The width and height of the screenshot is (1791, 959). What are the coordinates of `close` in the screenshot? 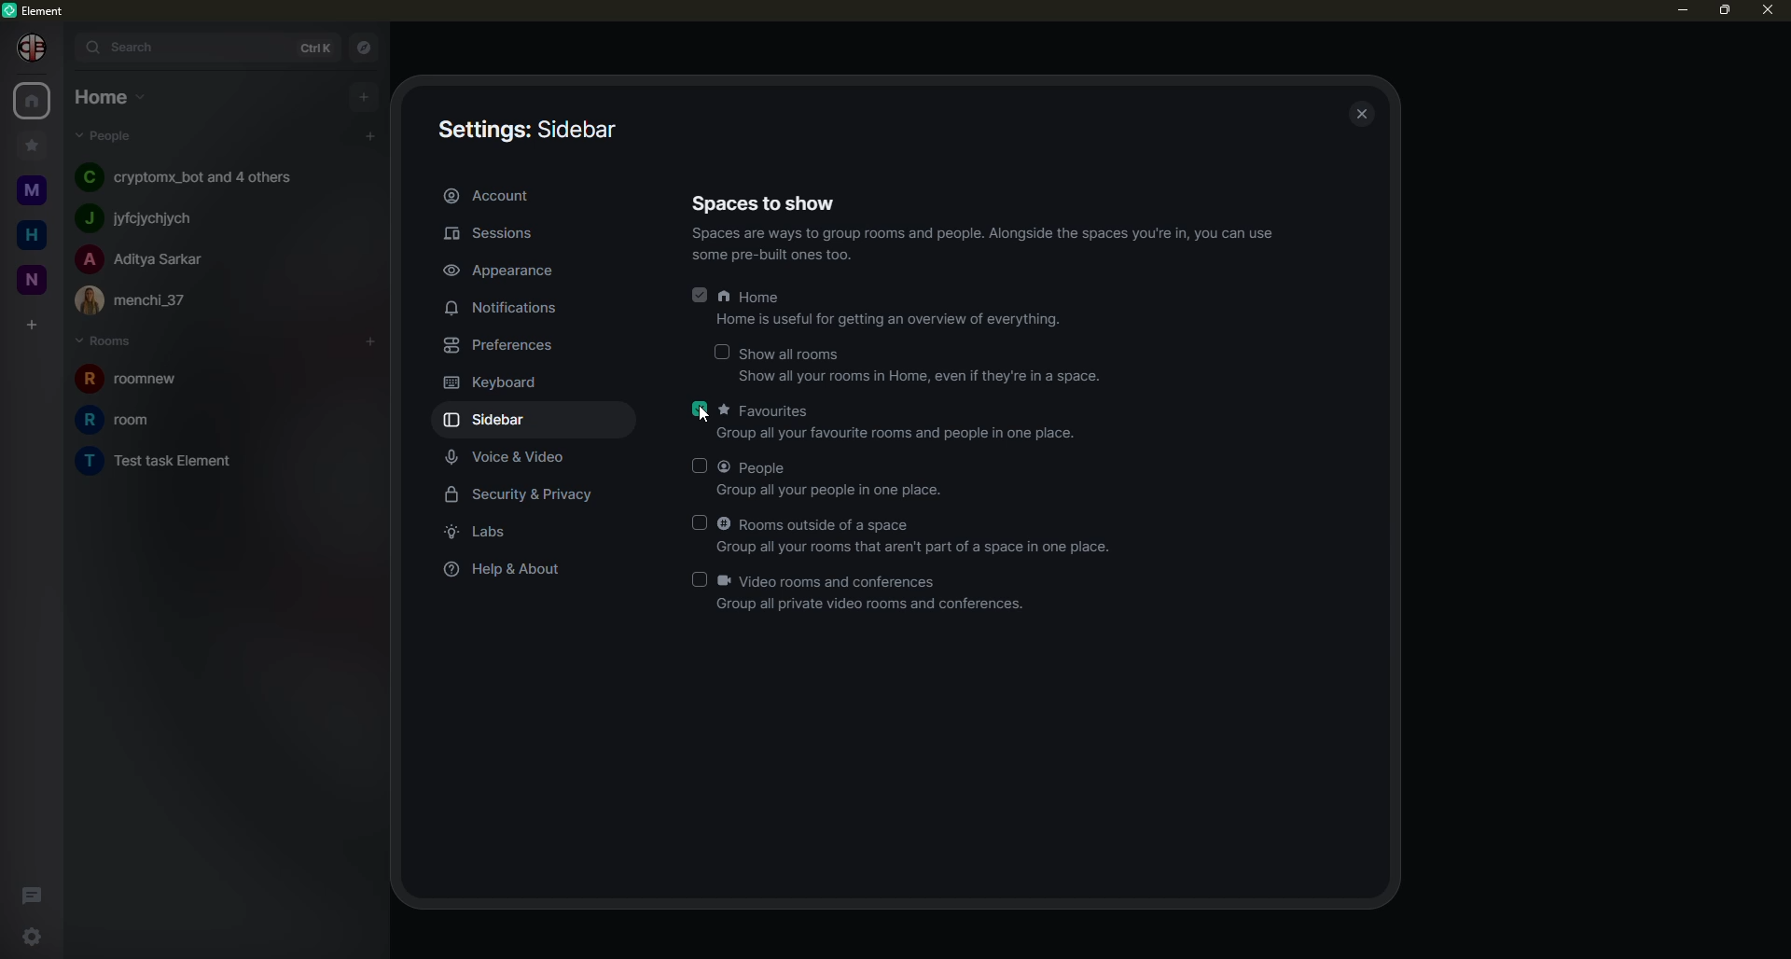 It's located at (1358, 112).